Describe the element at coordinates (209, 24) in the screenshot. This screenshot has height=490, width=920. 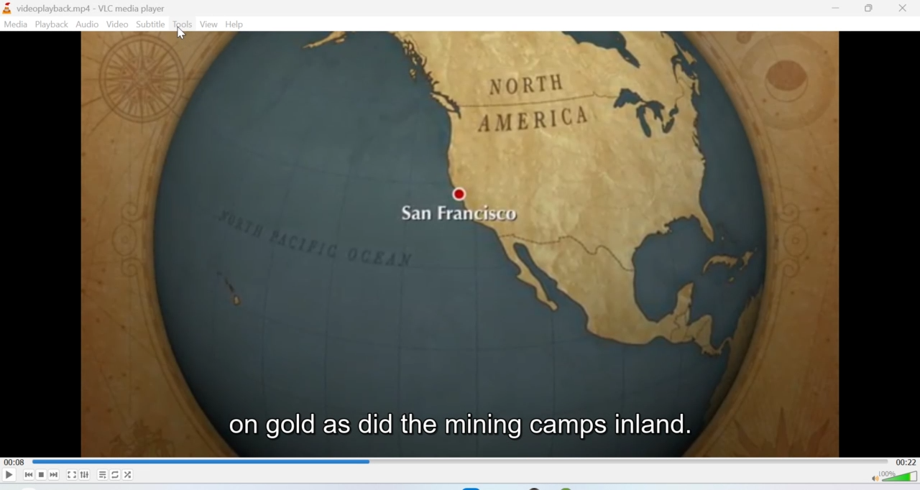
I see `View` at that location.